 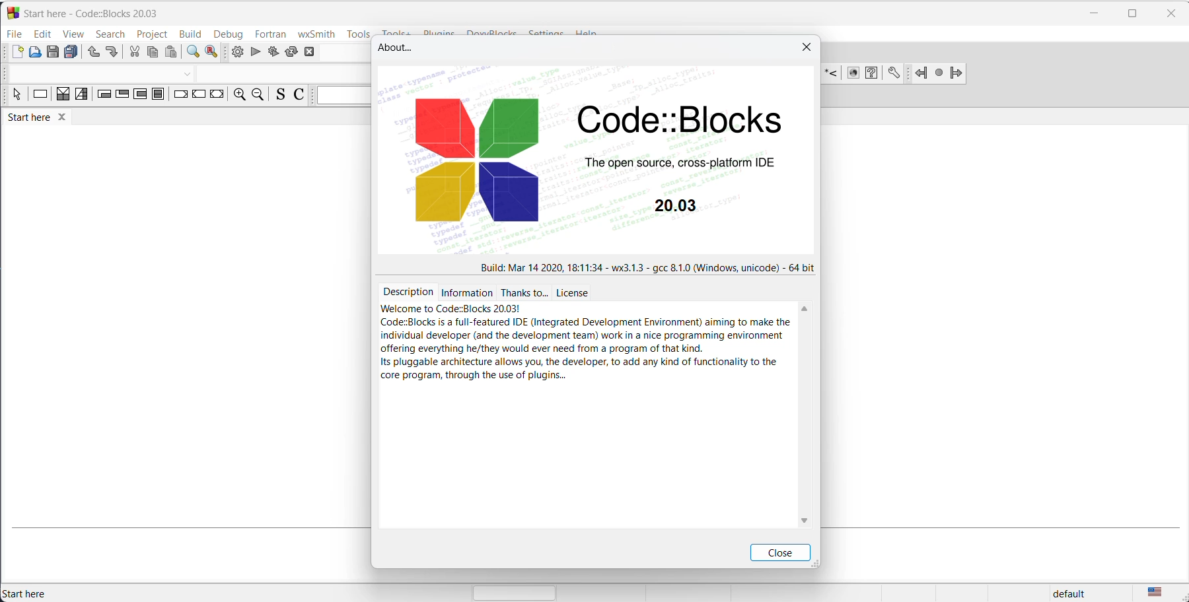 I want to click on about , so click(x=402, y=48).